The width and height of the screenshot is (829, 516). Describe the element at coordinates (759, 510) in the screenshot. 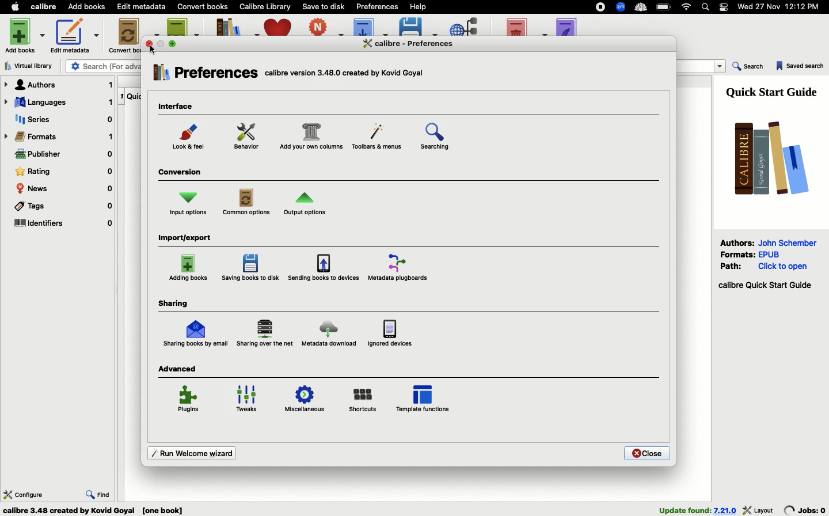

I see `layout` at that location.